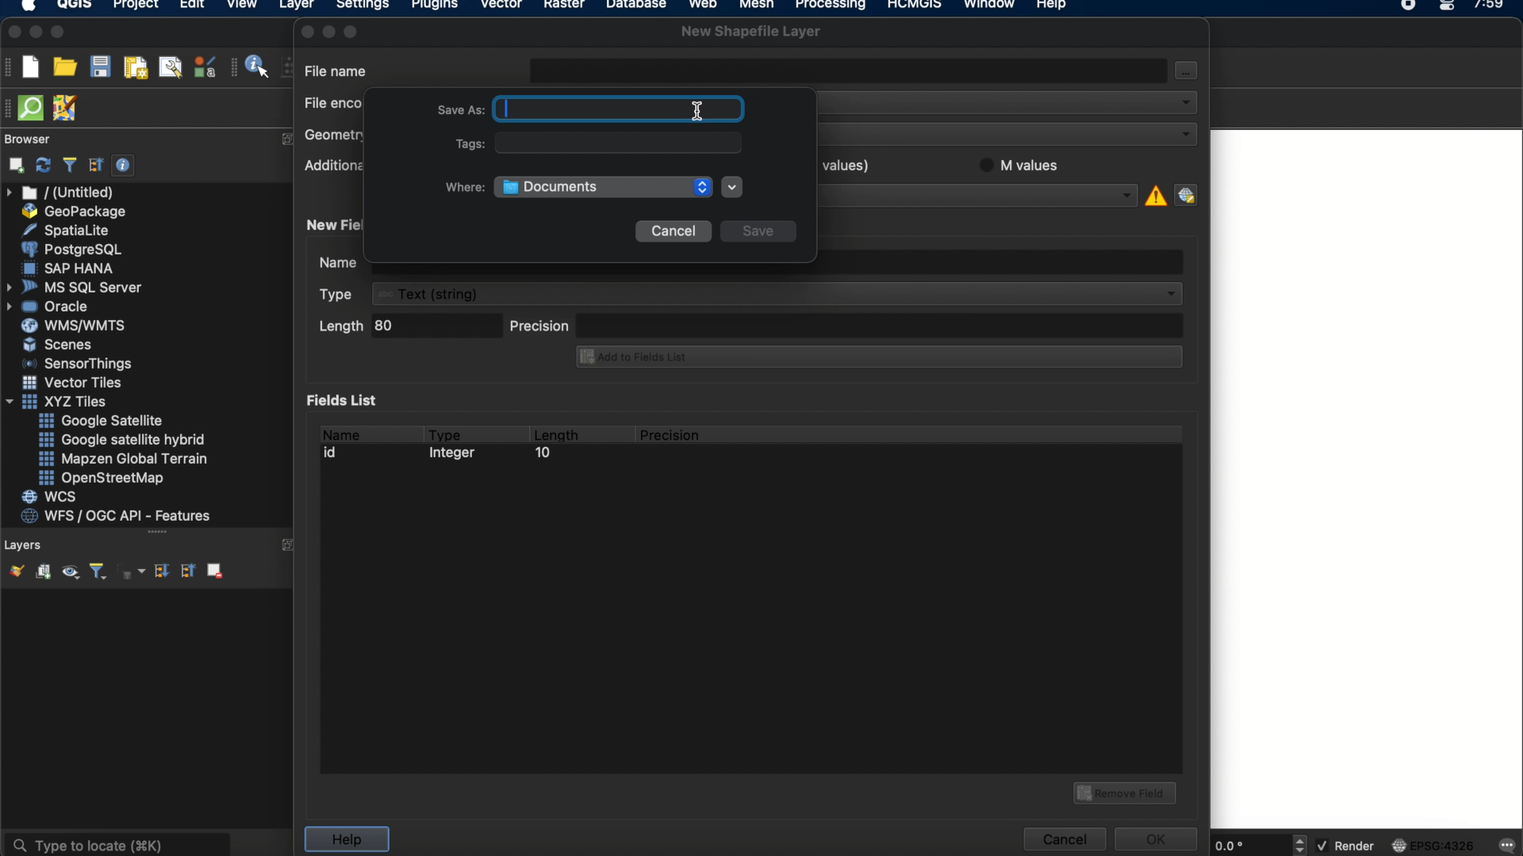  I want to click on select crs, so click(1186, 194).